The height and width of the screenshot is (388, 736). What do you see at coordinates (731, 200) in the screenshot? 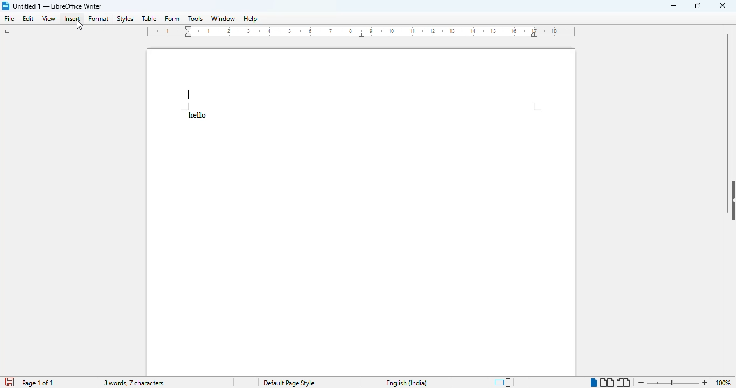
I see `show` at bounding box center [731, 200].